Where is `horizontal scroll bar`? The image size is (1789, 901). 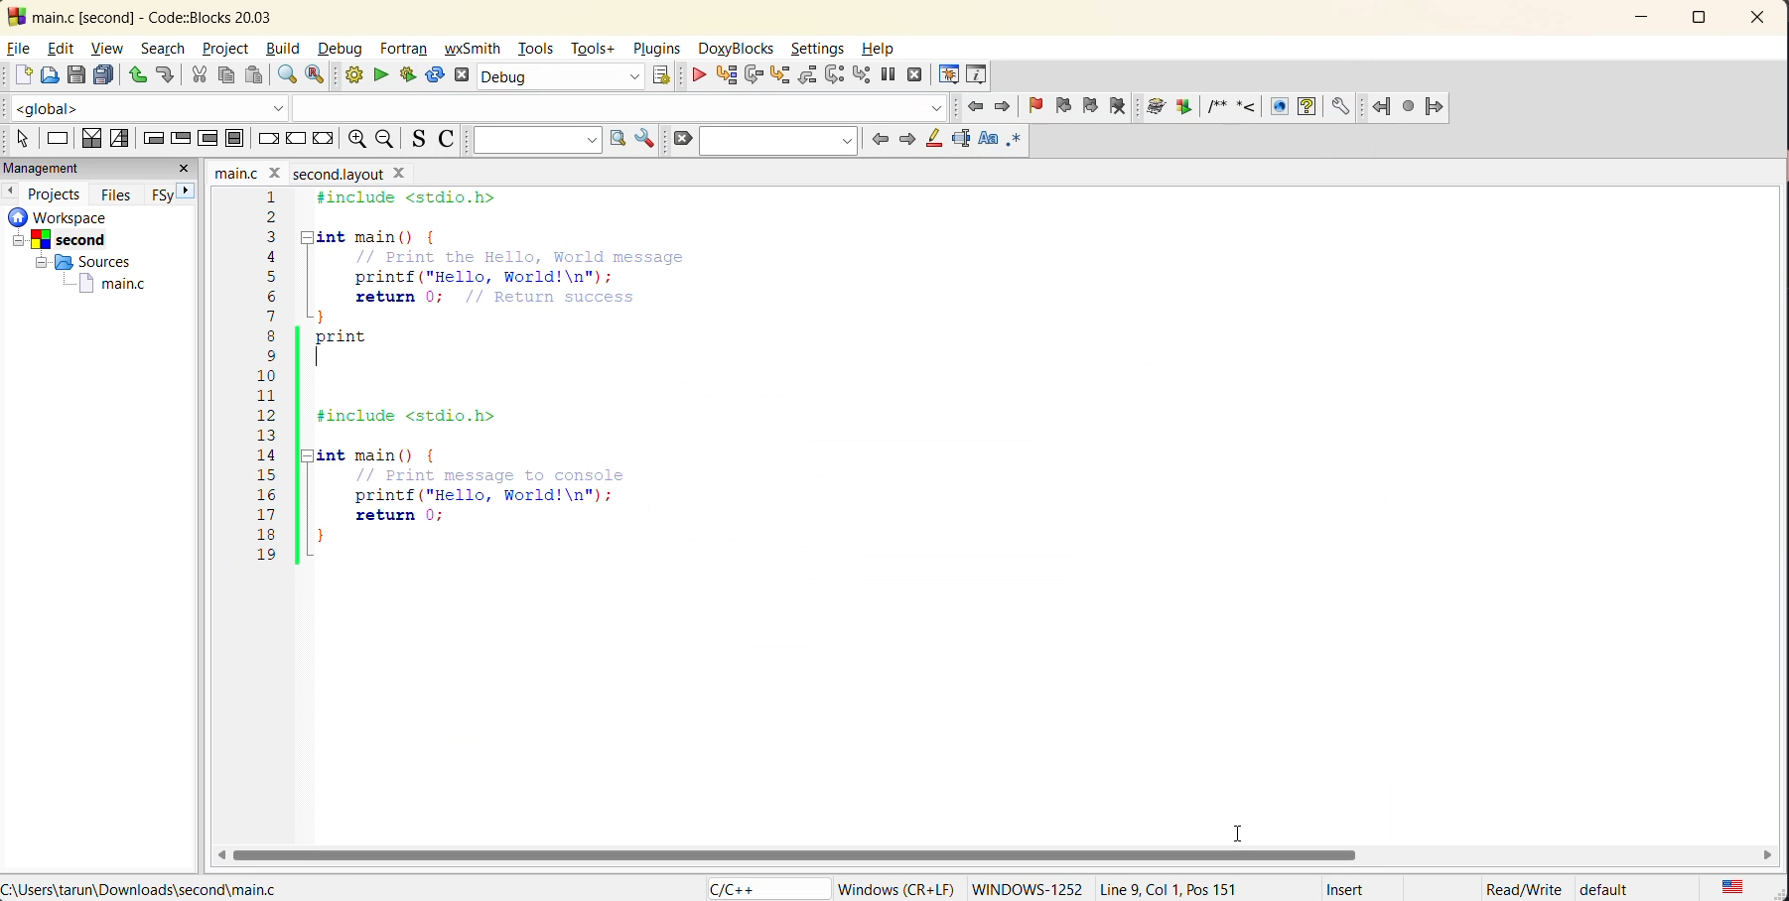
horizontal scroll bar is located at coordinates (824, 852).